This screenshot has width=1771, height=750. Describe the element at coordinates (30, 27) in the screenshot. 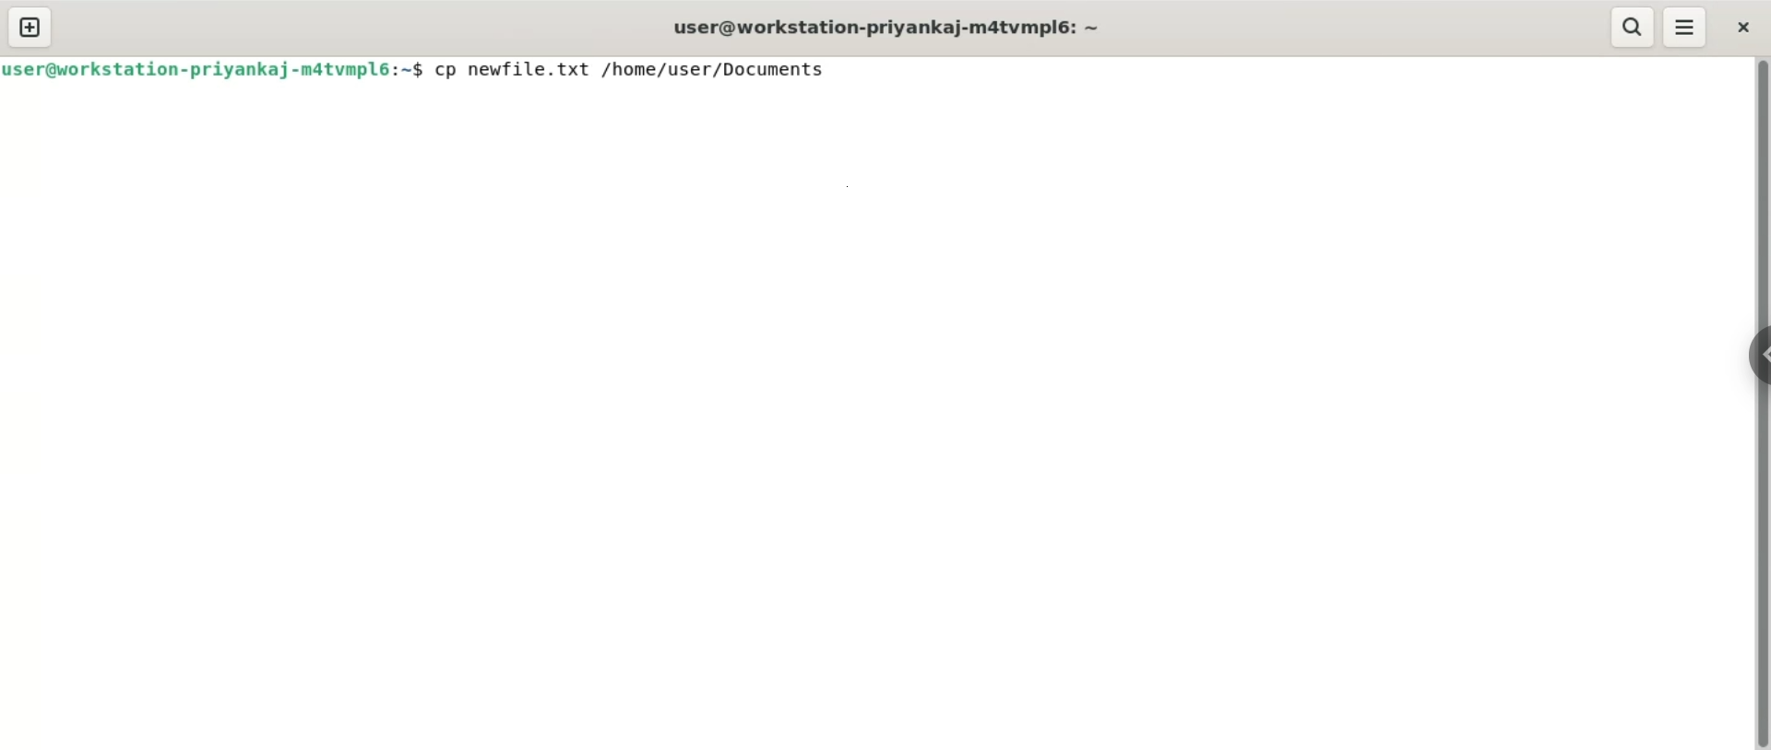

I see `new tab` at that location.